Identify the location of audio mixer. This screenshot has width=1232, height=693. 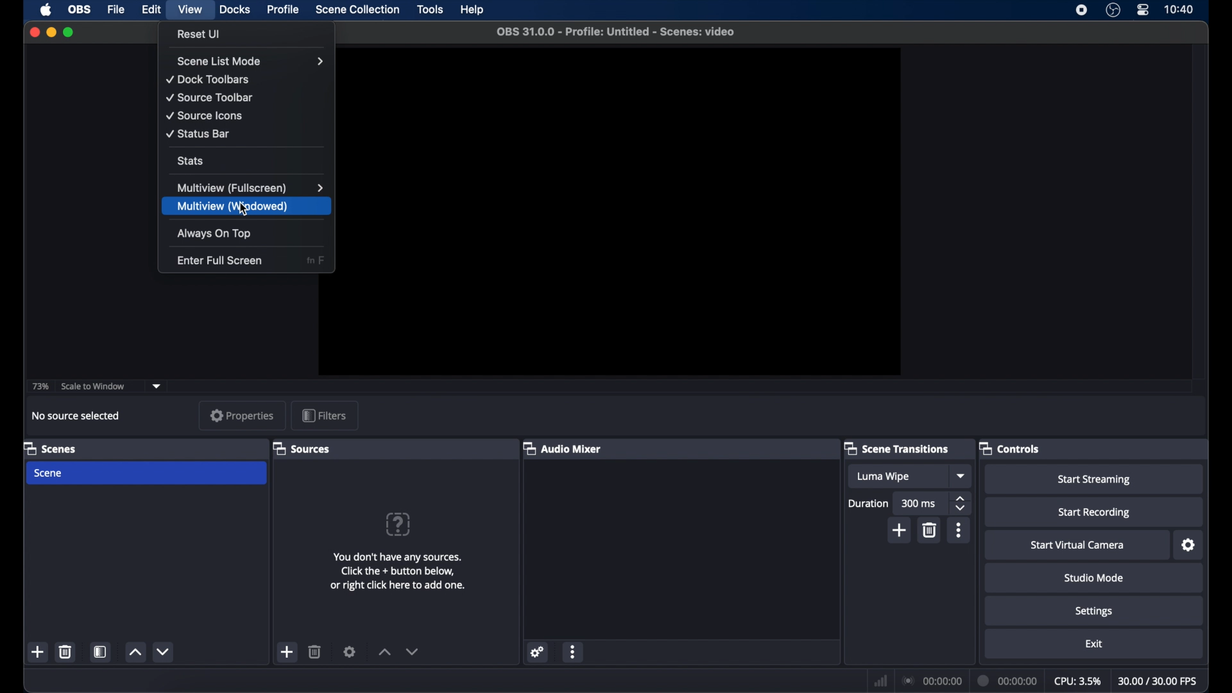
(562, 448).